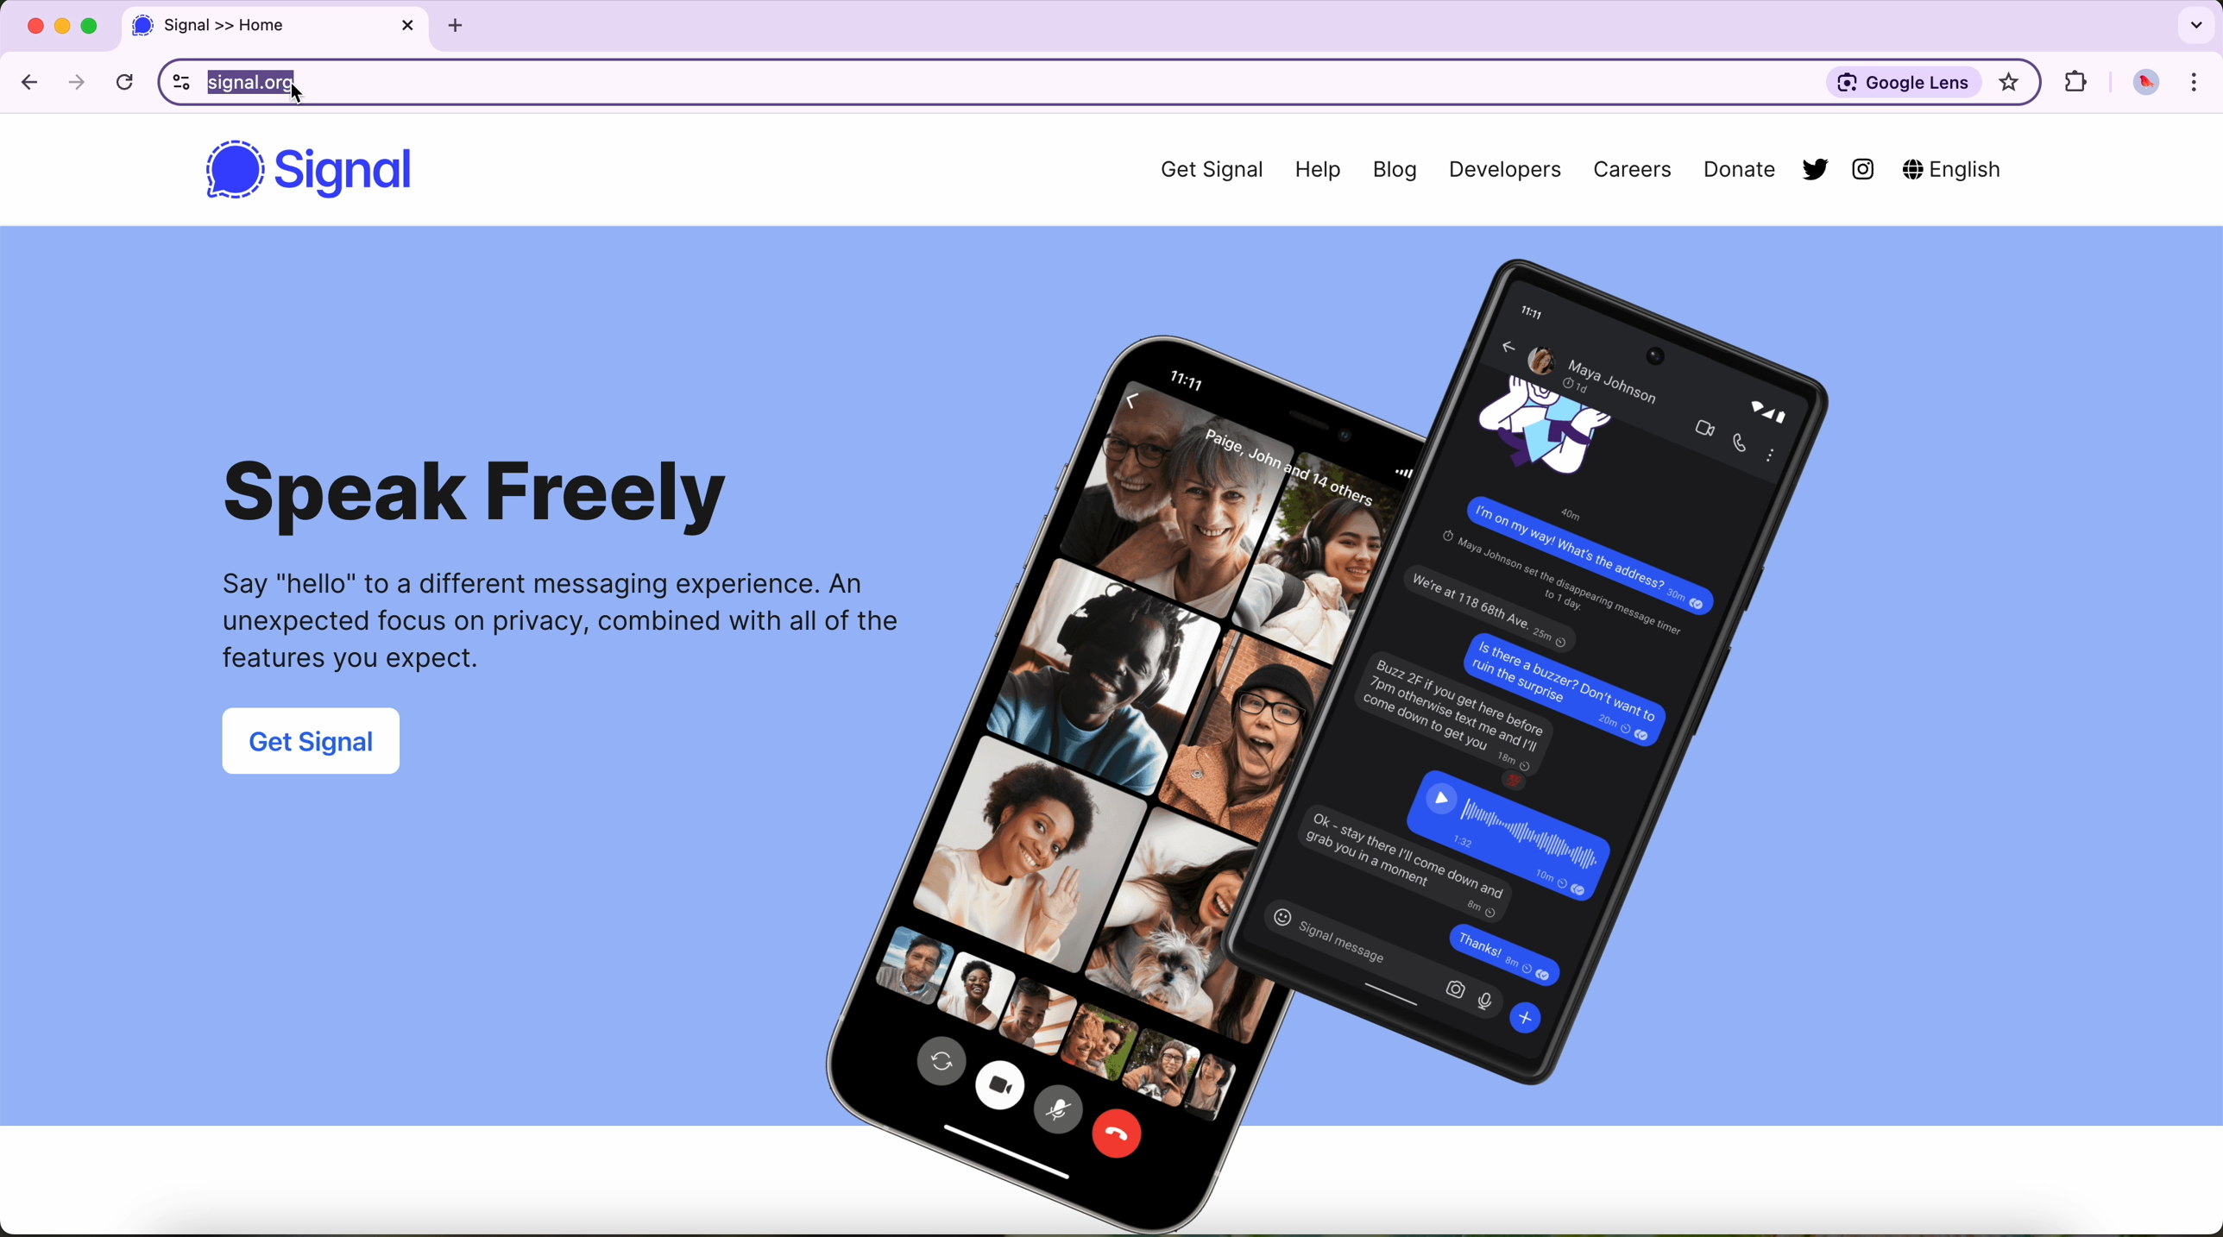 The width and height of the screenshot is (2223, 1237). I want to click on signal logo, so click(231, 172).